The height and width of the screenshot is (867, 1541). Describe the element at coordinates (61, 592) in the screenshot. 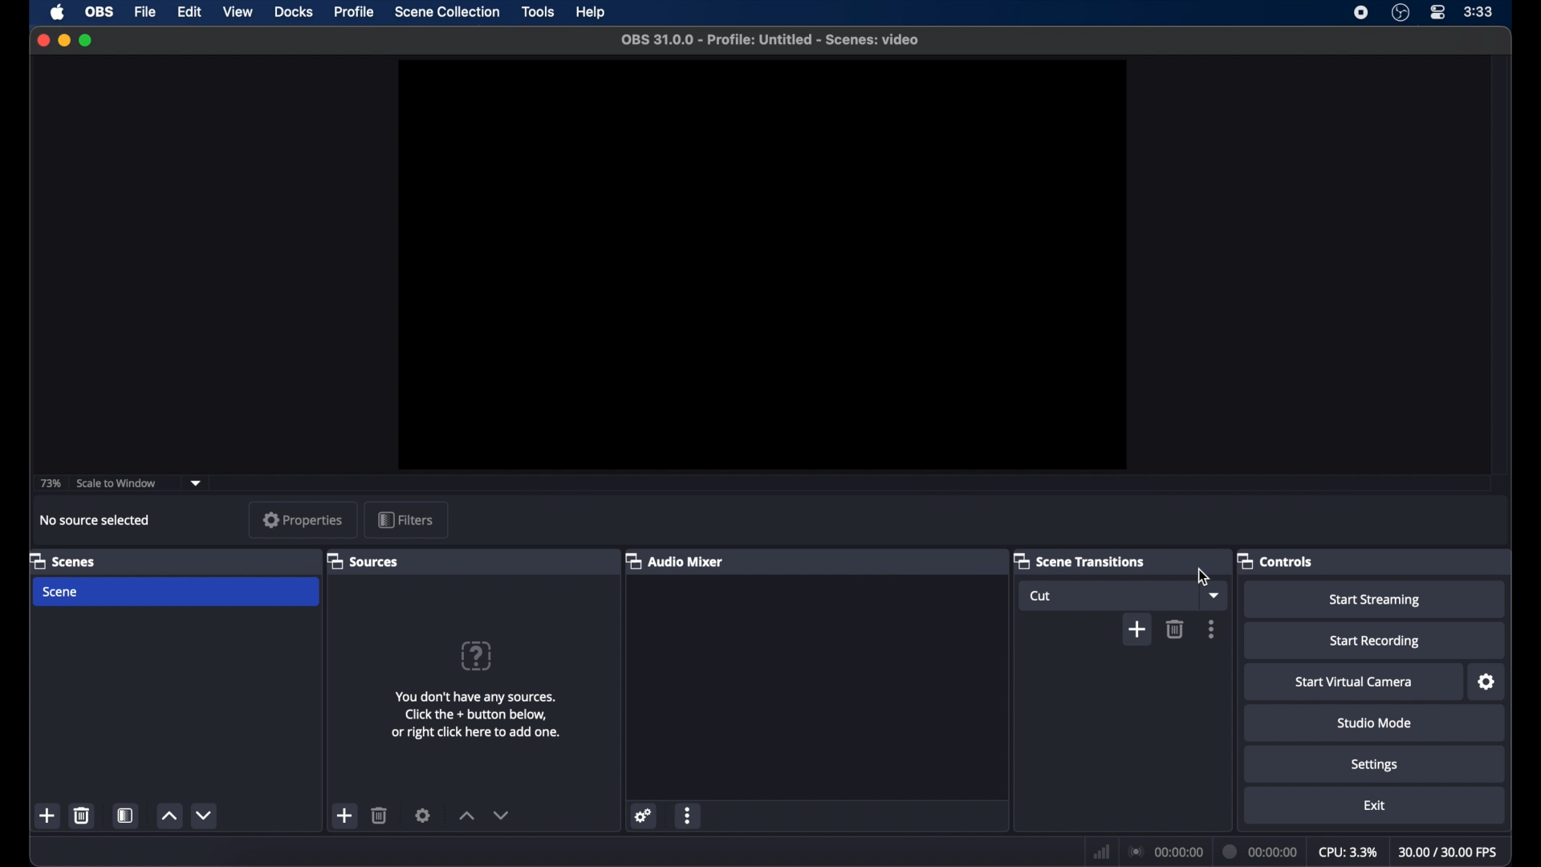

I see `scene` at that location.